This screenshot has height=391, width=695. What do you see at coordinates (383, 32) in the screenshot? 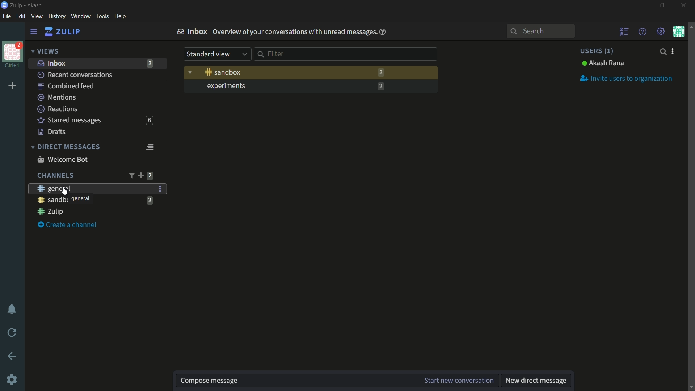
I see `Help` at bounding box center [383, 32].